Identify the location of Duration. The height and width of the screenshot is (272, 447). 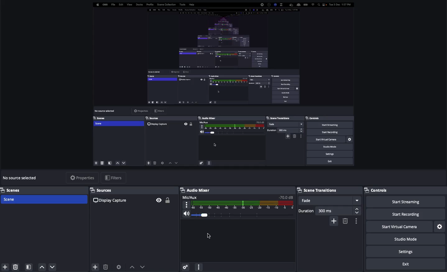
(328, 210).